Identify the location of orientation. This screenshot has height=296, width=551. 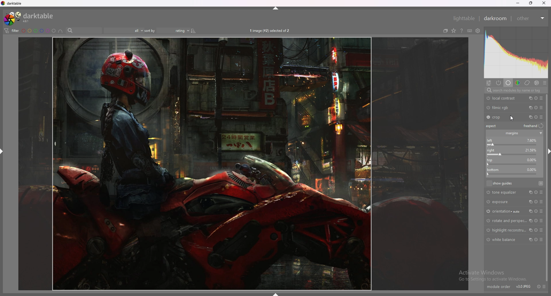
(503, 211).